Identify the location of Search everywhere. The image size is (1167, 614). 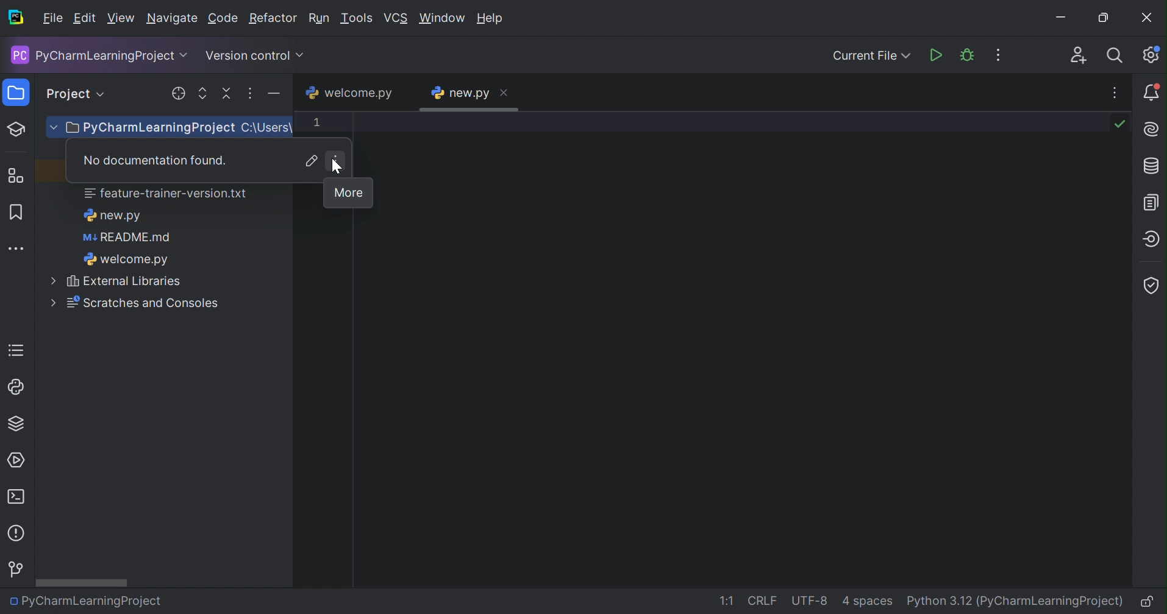
(1116, 57).